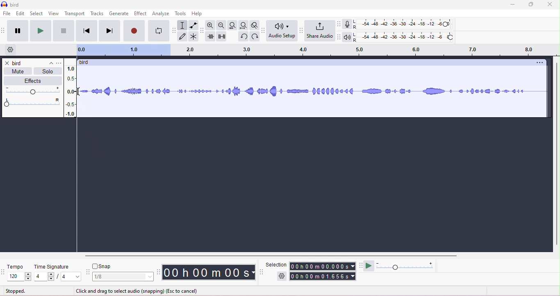  Describe the element at coordinates (102, 266) in the screenshot. I see `snap` at that location.